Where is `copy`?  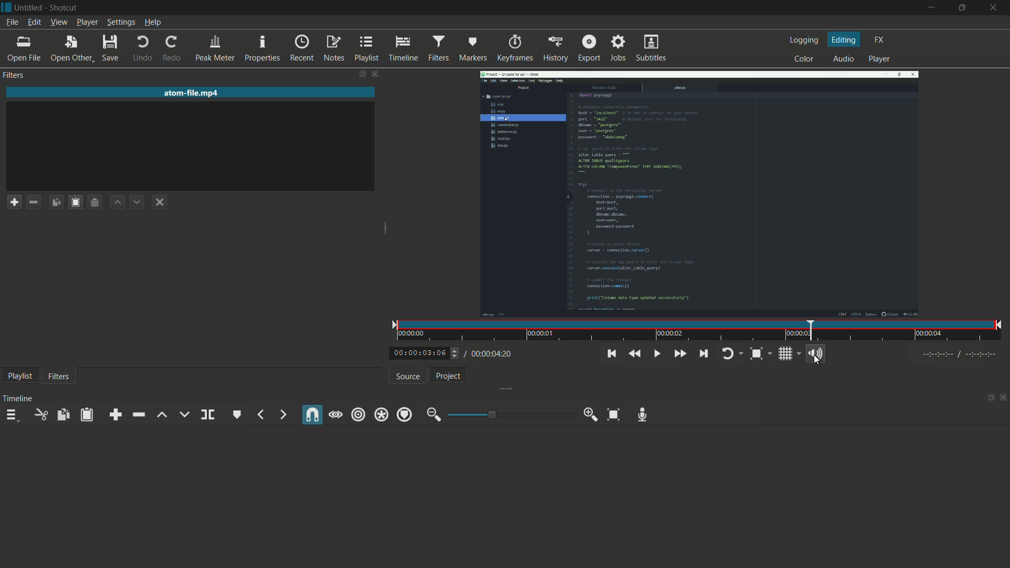
copy is located at coordinates (64, 415).